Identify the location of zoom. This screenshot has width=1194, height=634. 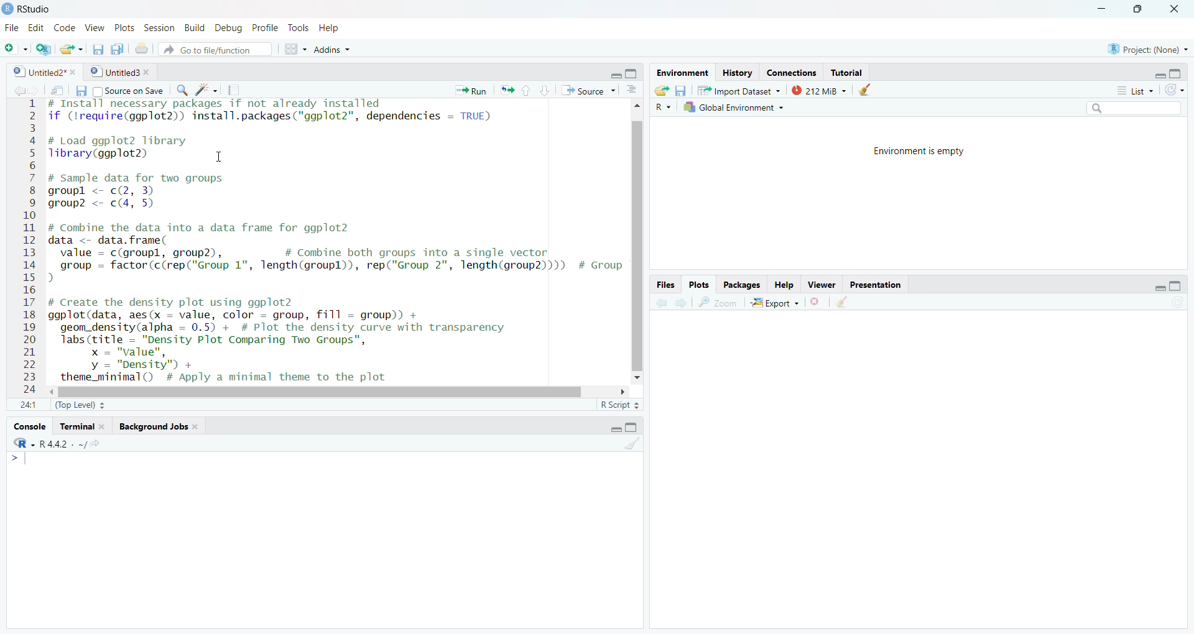
(718, 301).